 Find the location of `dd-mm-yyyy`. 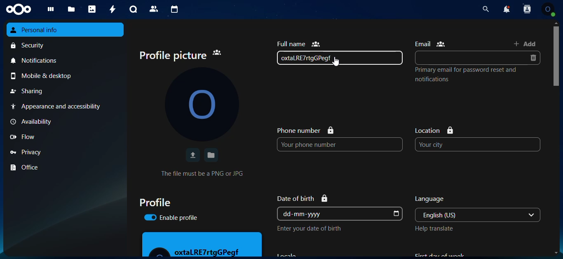

dd-mm-yyyy is located at coordinates (333, 214).